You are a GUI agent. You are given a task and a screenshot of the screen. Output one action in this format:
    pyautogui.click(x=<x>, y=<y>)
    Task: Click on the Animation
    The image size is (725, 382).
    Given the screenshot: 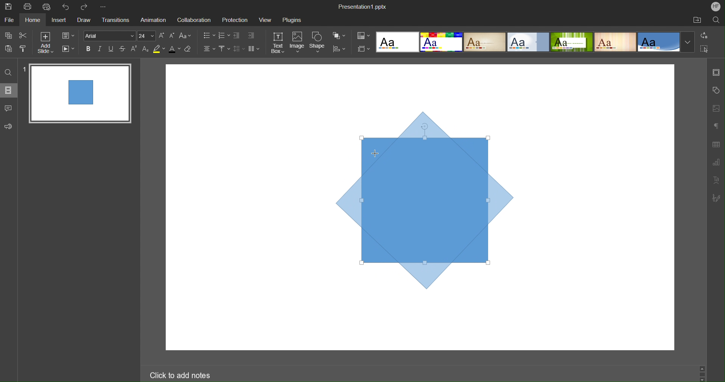 What is the action you would take?
    pyautogui.click(x=152, y=19)
    